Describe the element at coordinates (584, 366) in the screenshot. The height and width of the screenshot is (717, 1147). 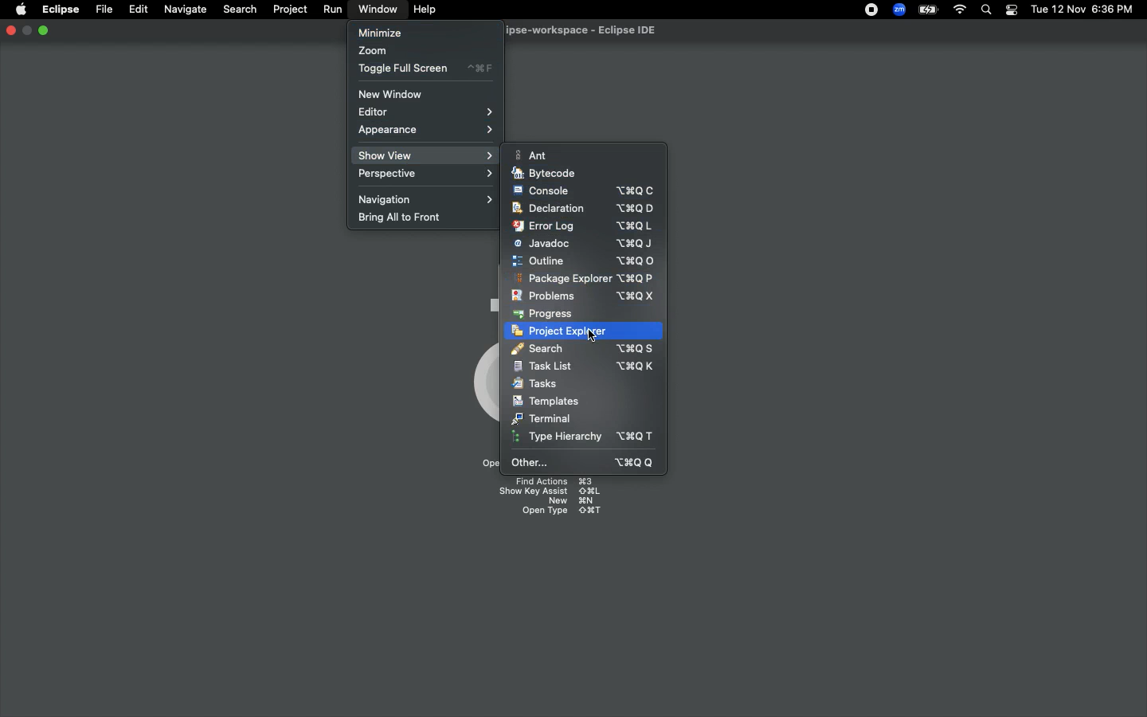
I see `Task list` at that location.